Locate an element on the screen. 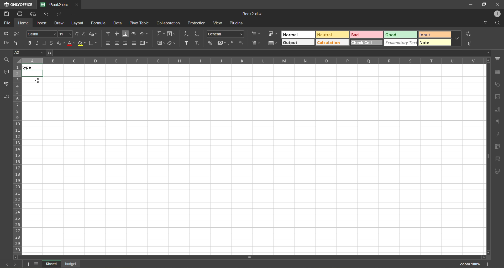 The image size is (504, 268). formula is located at coordinates (98, 23).